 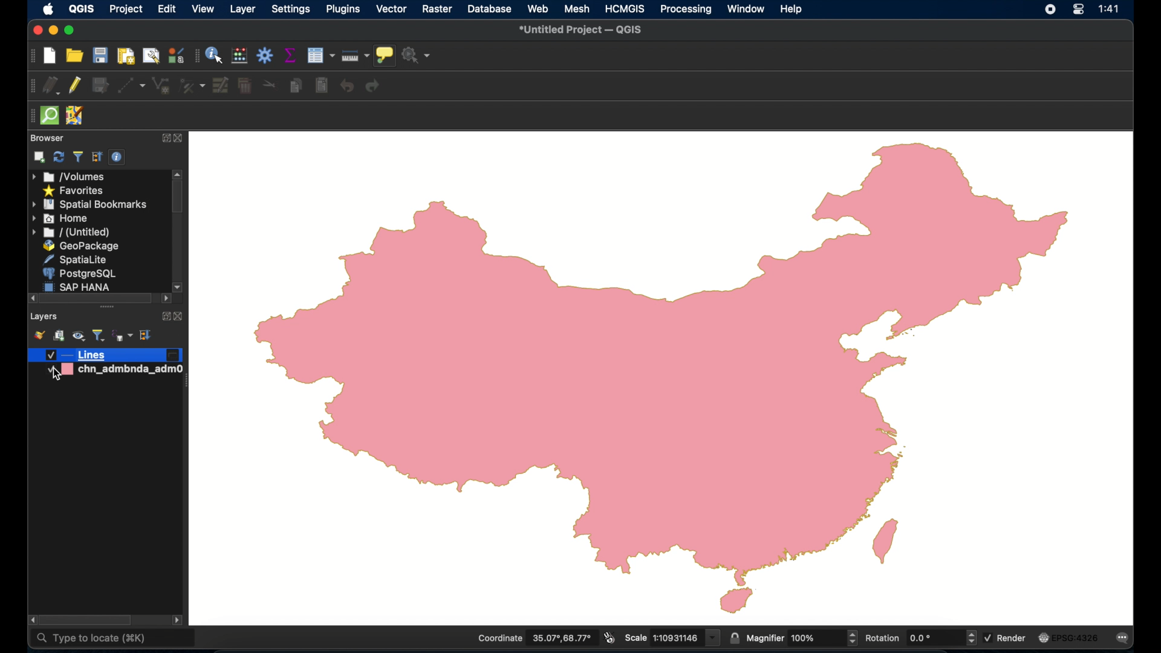 I want to click on control center, so click(x=1077, y=11).